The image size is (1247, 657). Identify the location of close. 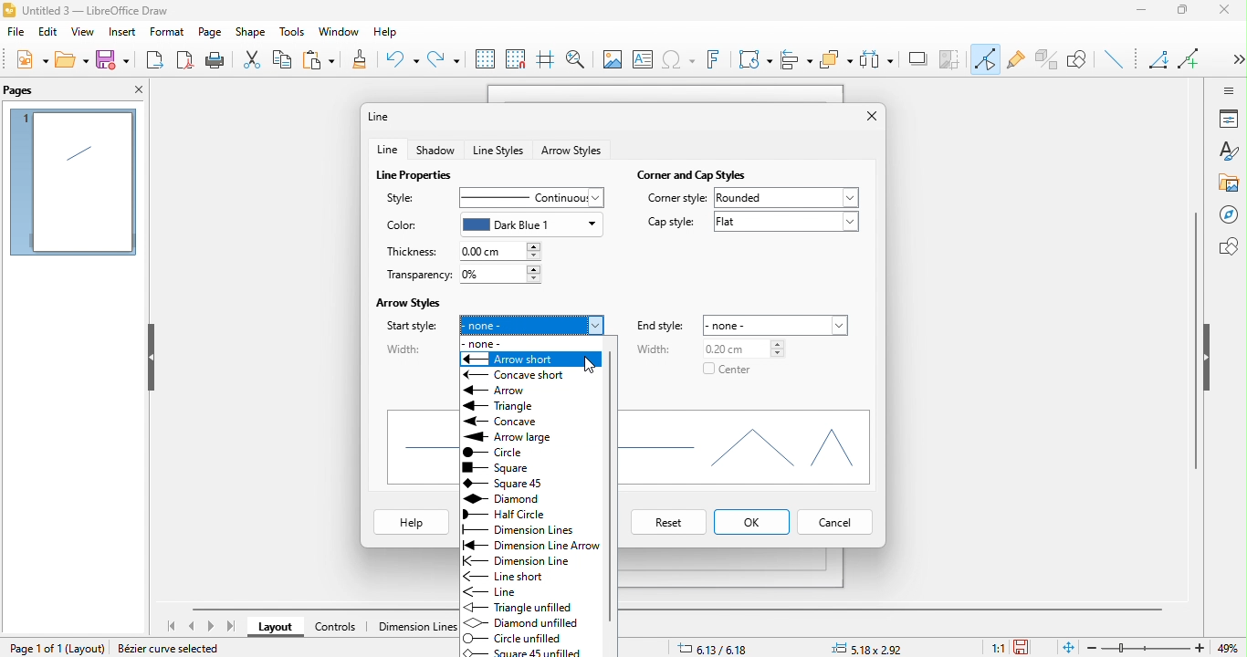
(136, 91).